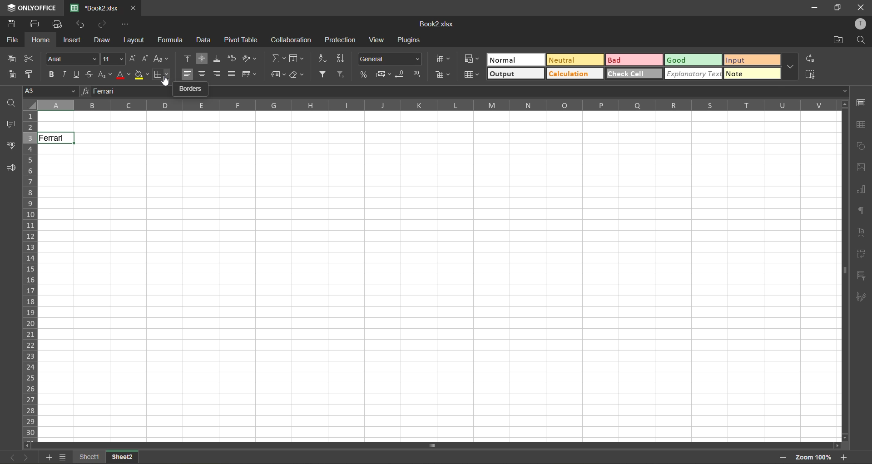 The width and height of the screenshot is (872, 464). What do you see at coordinates (13, 457) in the screenshot?
I see `previous` at bounding box center [13, 457].